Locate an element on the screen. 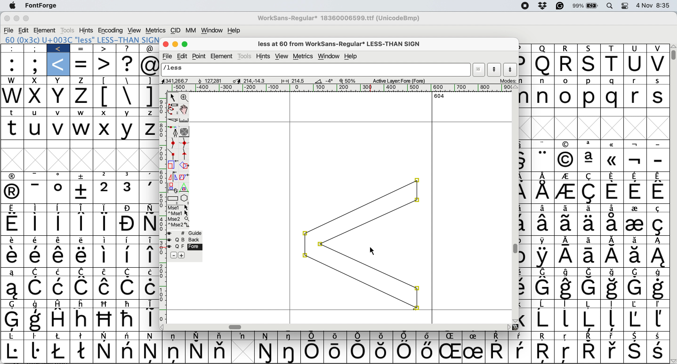 This screenshot has width=677, height=364. Symbol is located at coordinates (635, 144).